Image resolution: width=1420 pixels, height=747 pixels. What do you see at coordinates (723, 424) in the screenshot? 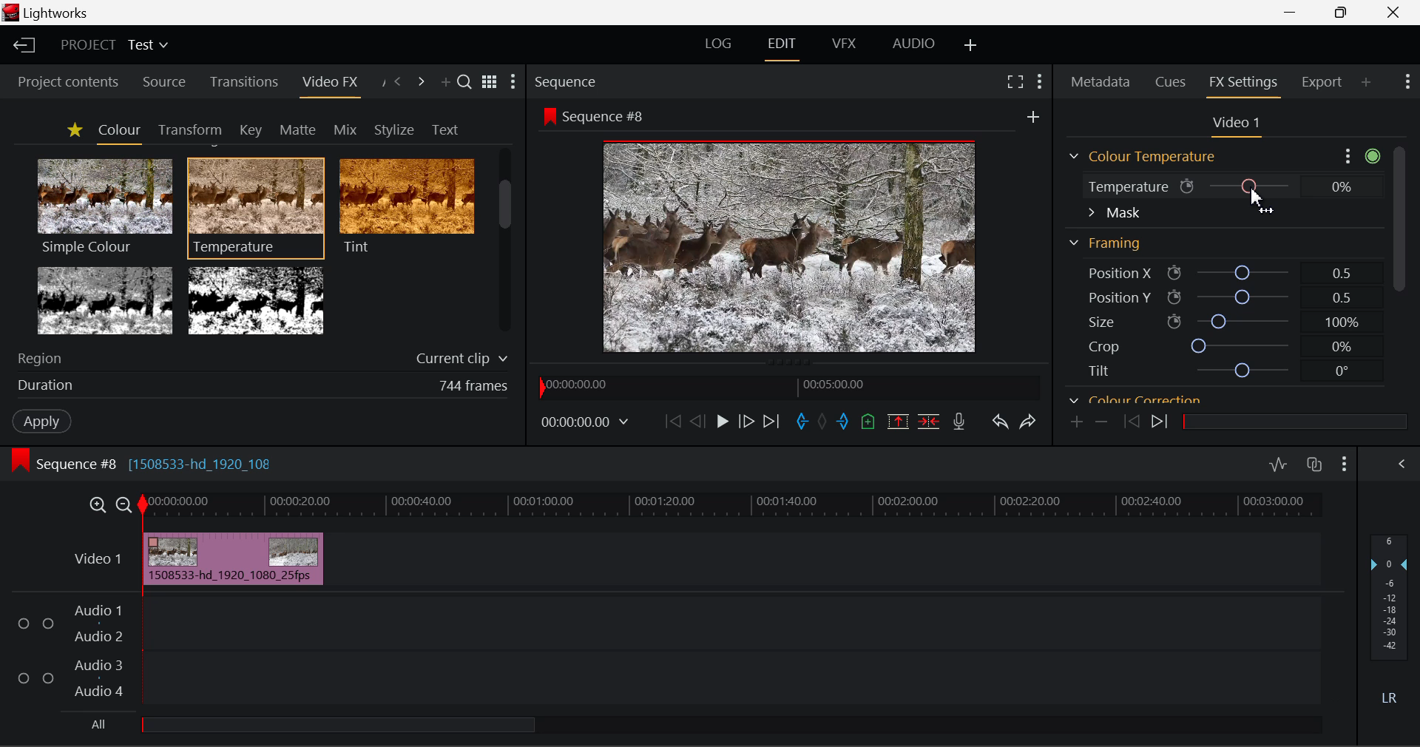
I see `Play` at bounding box center [723, 424].